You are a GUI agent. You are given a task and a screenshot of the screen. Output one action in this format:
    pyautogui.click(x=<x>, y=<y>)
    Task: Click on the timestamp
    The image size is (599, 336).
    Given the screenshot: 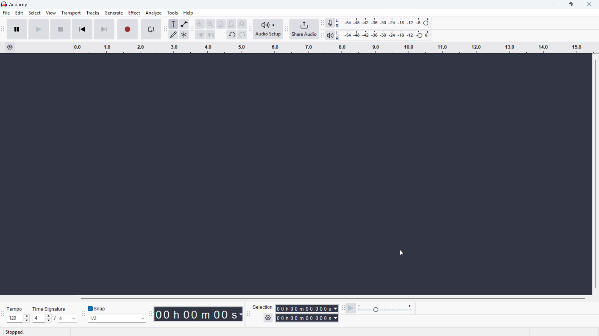 What is the action you would take?
    pyautogui.click(x=199, y=314)
    